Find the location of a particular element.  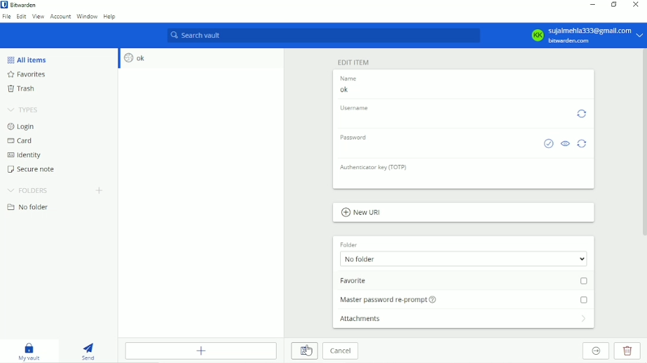

All items is located at coordinates (26, 60).